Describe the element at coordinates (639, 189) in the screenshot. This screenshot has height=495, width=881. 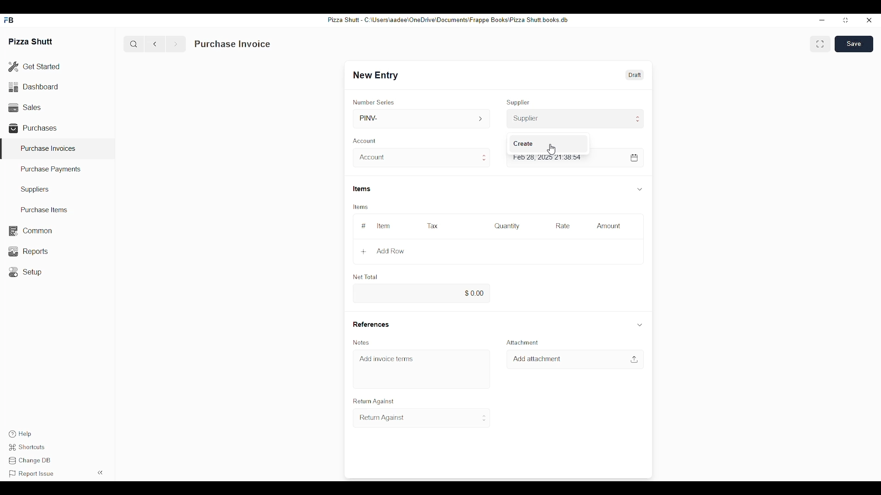
I see `down` at that location.